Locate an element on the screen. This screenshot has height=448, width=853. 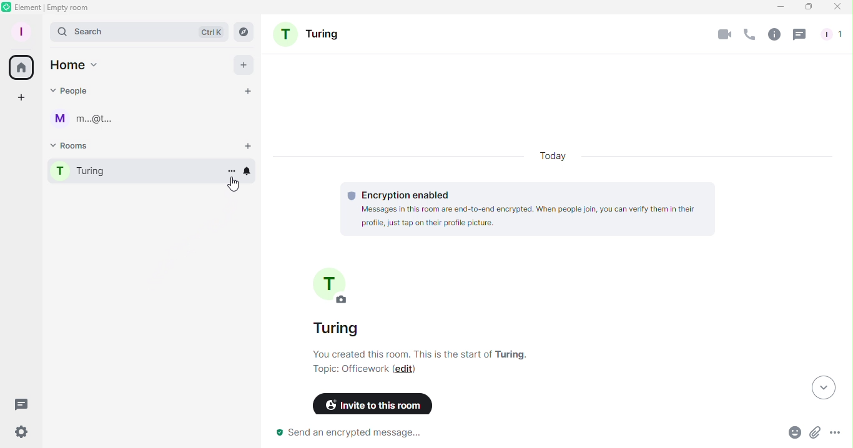
Calls is located at coordinates (747, 37).